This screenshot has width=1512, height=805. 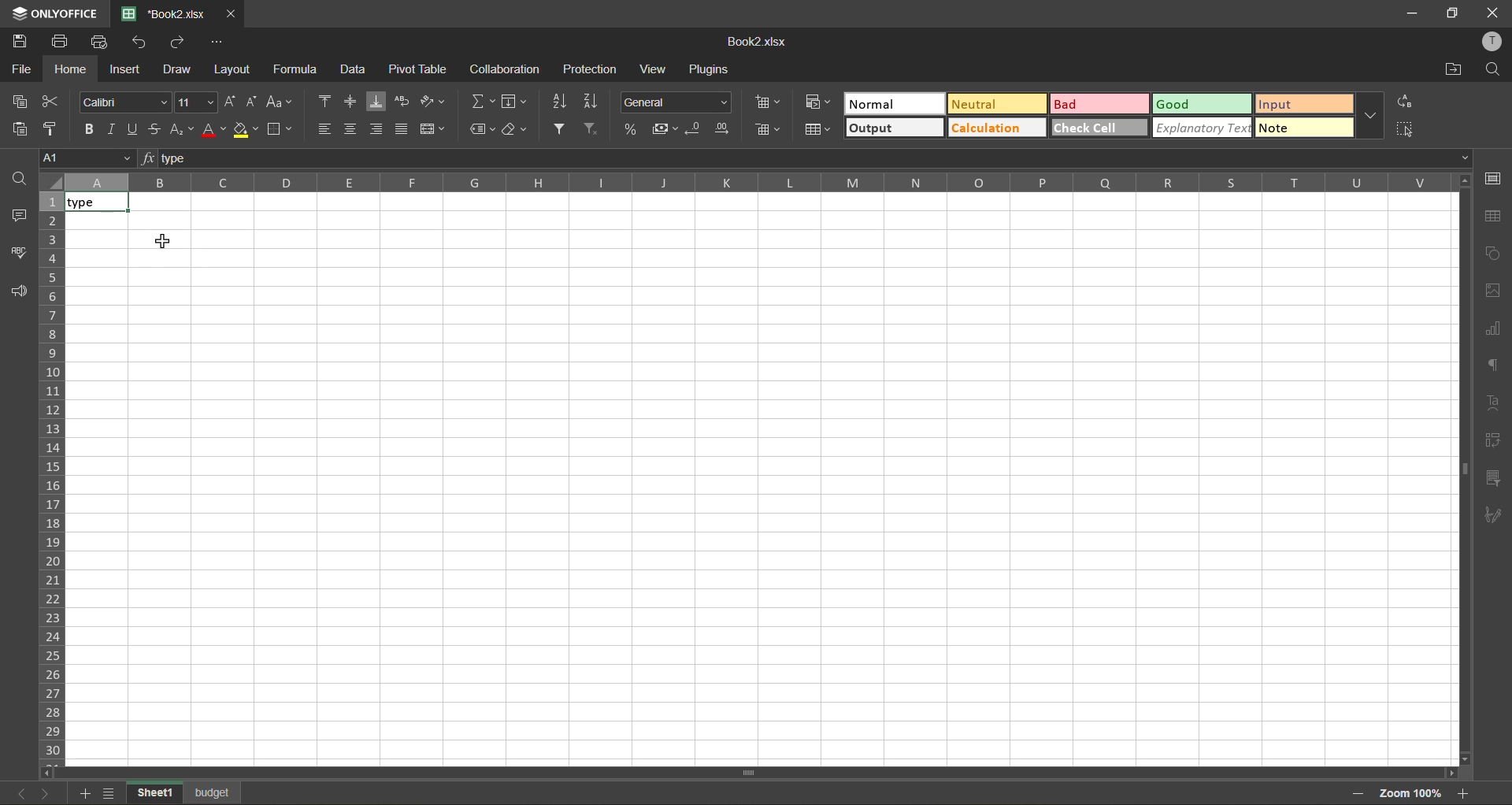 What do you see at coordinates (1406, 102) in the screenshot?
I see `replace` at bounding box center [1406, 102].